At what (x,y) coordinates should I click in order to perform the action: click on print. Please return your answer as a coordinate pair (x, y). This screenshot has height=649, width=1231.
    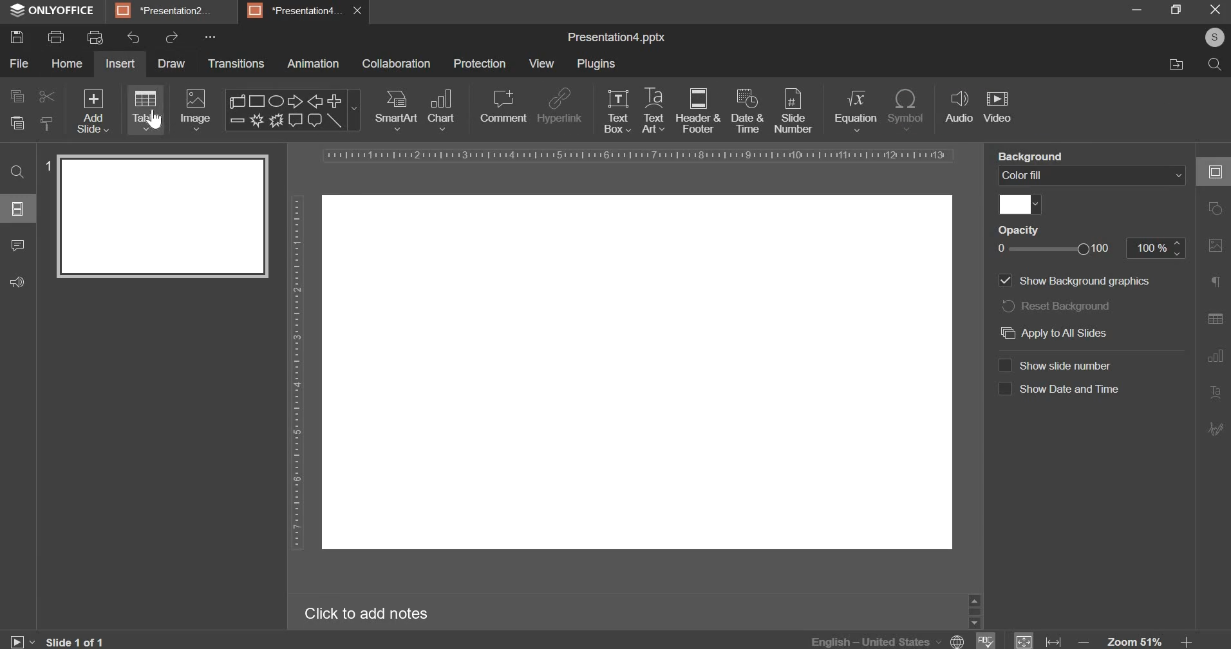
    Looking at the image, I should click on (56, 38).